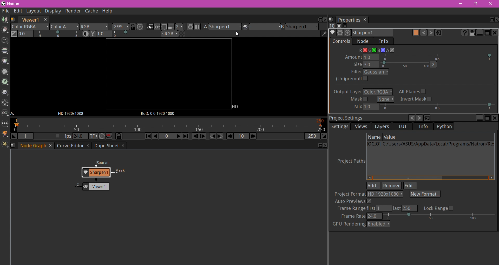 Image resolution: width=499 pixels, height=265 pixels. I want to click on Il Project Paths, so click(351, 161).